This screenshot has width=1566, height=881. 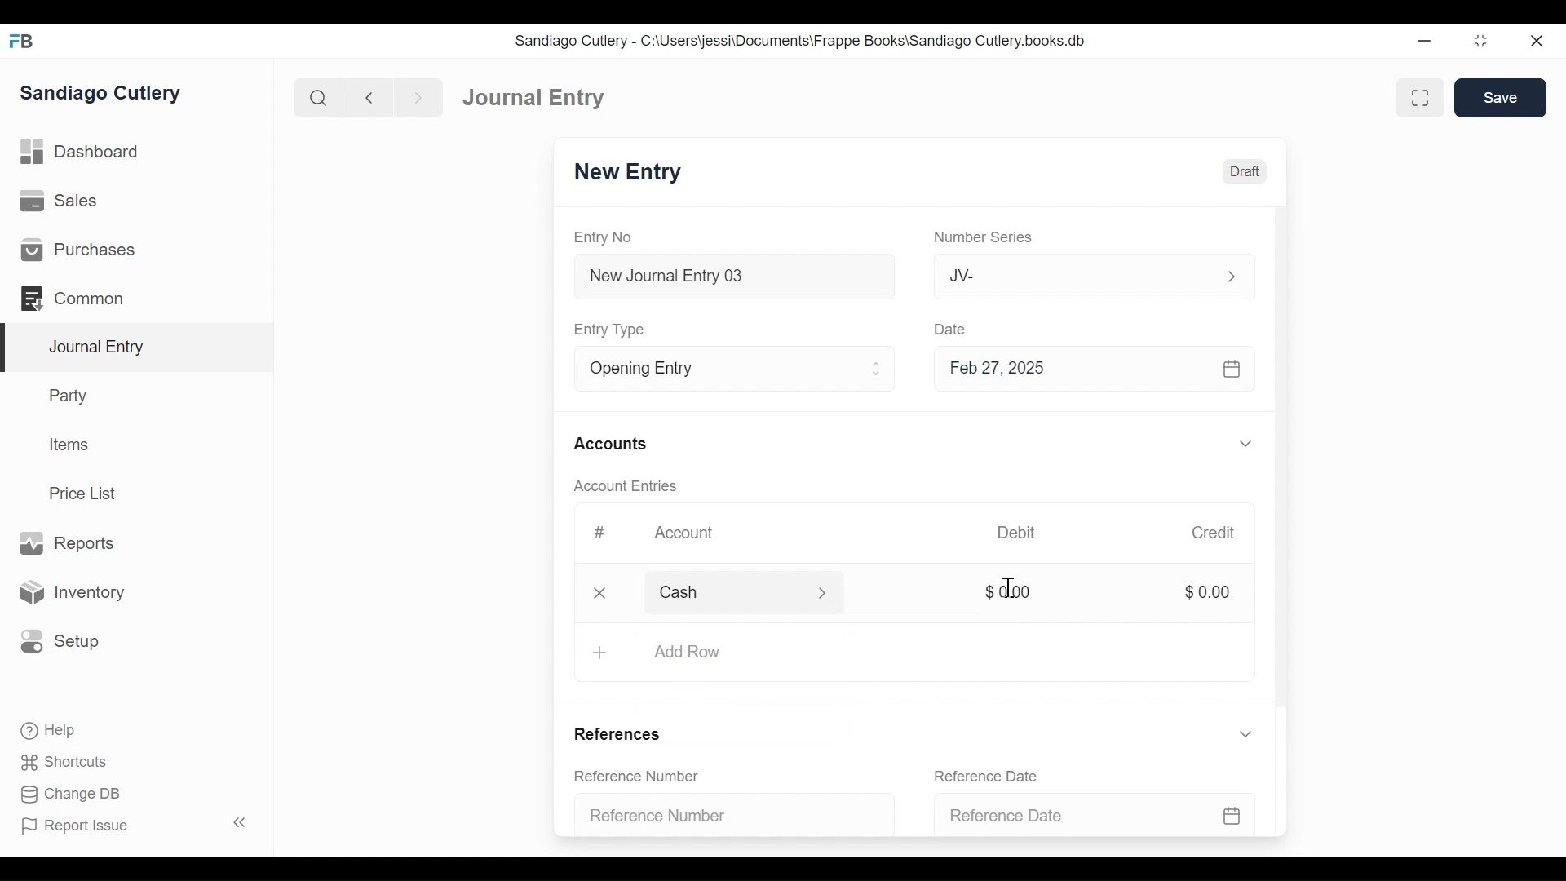 What do you see at coordinates (60, 642) in the screenshot?
I see `Setup` at bounding box center [60, 642].